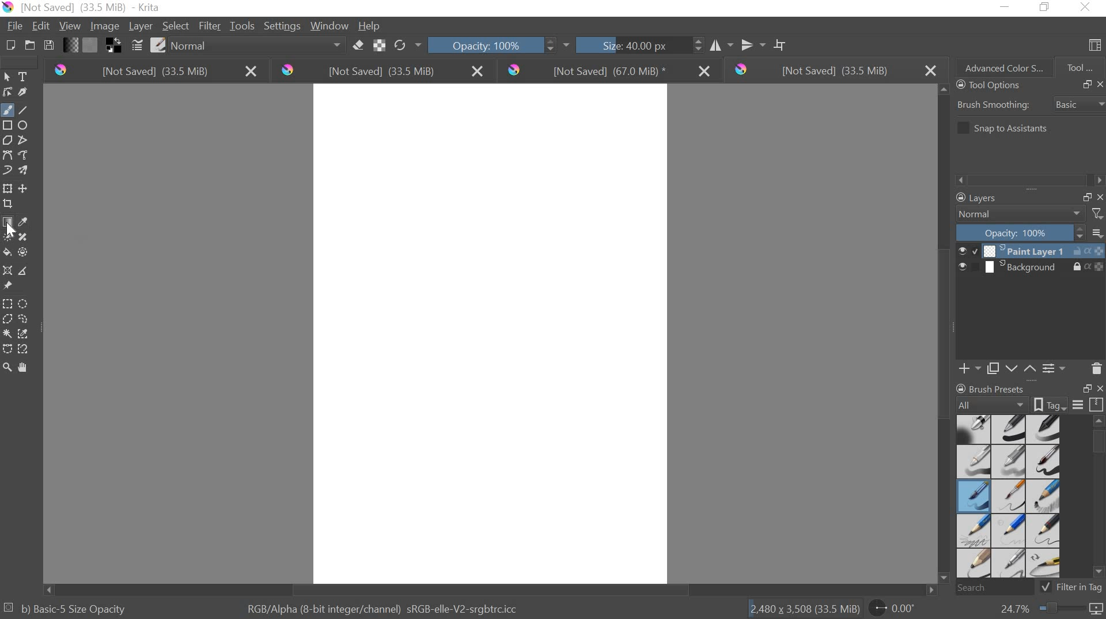  What do you see at coordinates (1099, 500) in the screenshot?
I see `SCROLLBAR` at bounding box center [1099, 500].